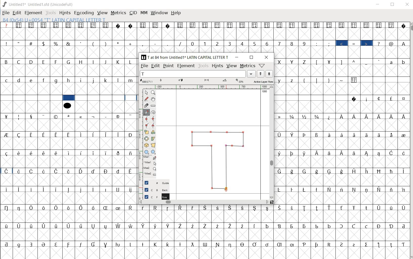 This screenshot has width=413, height=259. Describe the element at coordinates (343, 153) in the screenshot. I see `Symbol` at that location.